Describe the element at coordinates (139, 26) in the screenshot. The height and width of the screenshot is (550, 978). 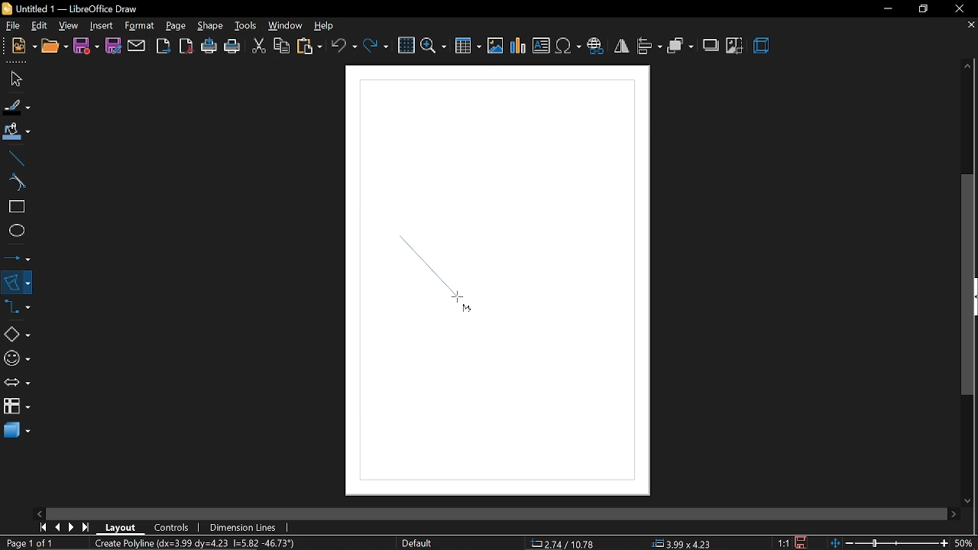
I see `fromat` at that location.